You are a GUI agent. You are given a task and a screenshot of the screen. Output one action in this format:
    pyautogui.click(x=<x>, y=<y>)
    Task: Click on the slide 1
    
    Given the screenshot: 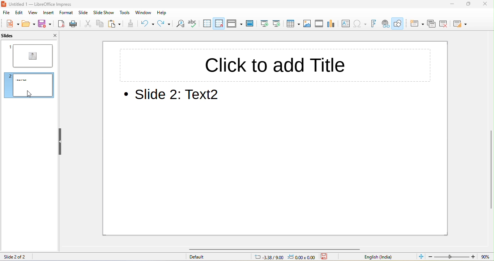 What is the action you would take?
    pyautogui.click(x=31, y=55)
    